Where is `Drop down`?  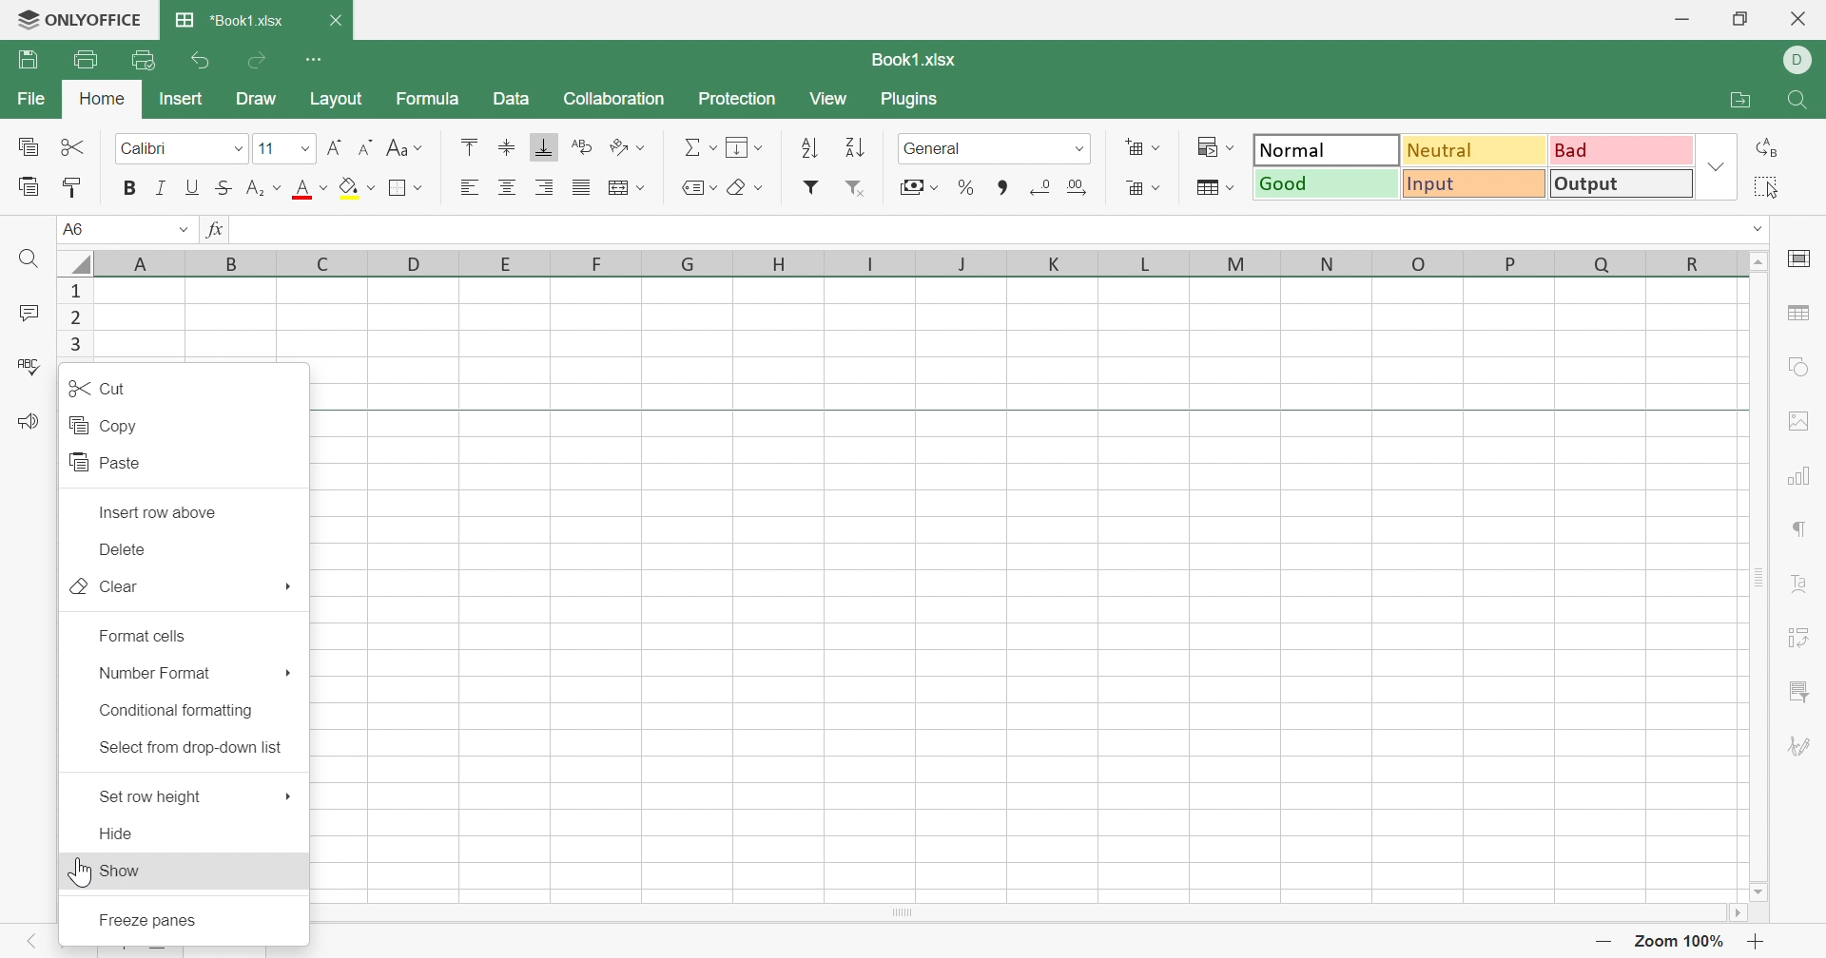 Drop down is located at coordinates (183, 228).